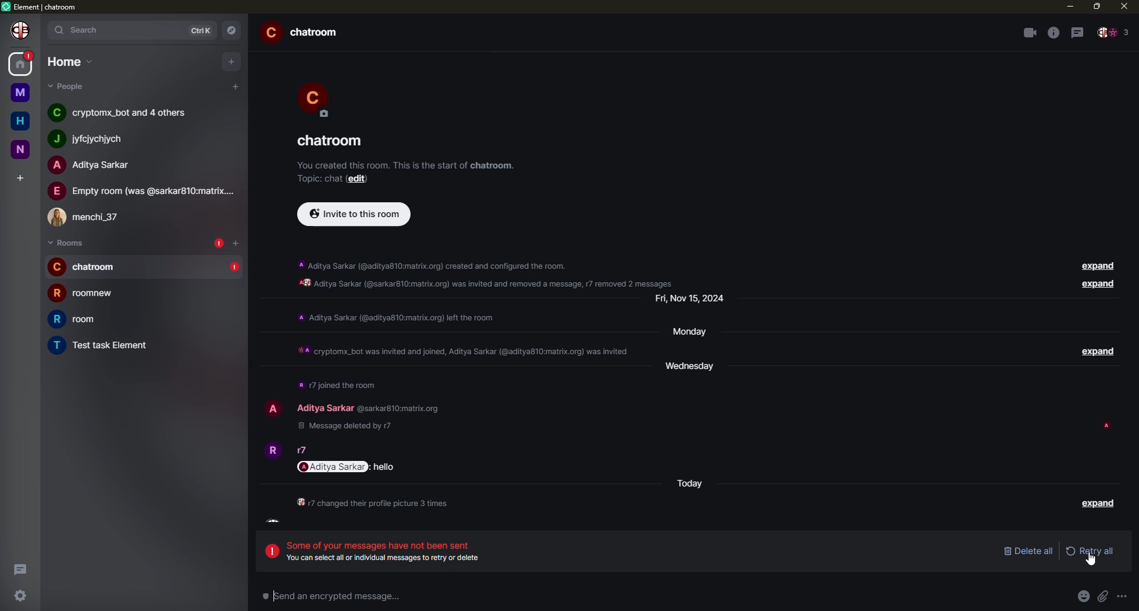 Image resolution: width=1139 pixels, height=611 pixels. Describe the element at coordinates (386, 550) in the screenshot. I see `message error` at that location.